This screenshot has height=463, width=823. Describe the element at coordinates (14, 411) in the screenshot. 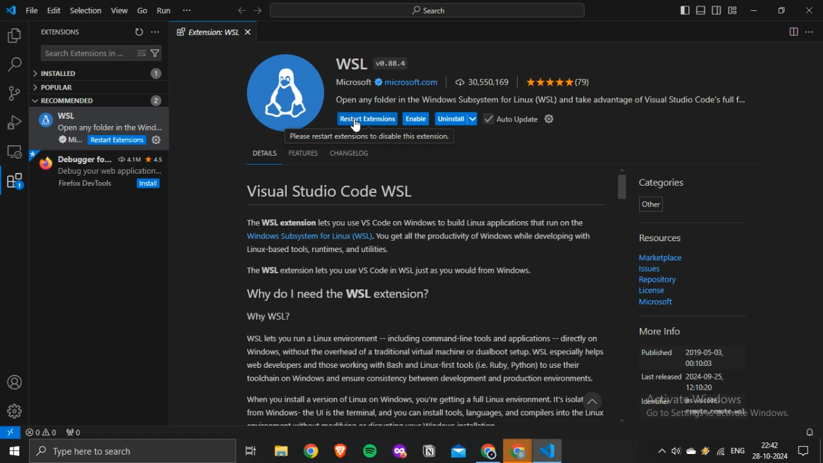

I see `manage` at that location.